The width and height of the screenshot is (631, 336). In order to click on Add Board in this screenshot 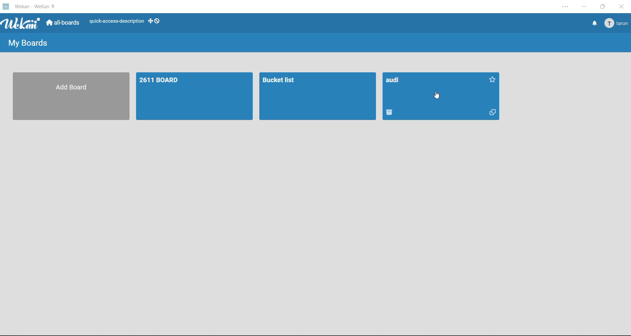, I will do `click(71, 97)`.